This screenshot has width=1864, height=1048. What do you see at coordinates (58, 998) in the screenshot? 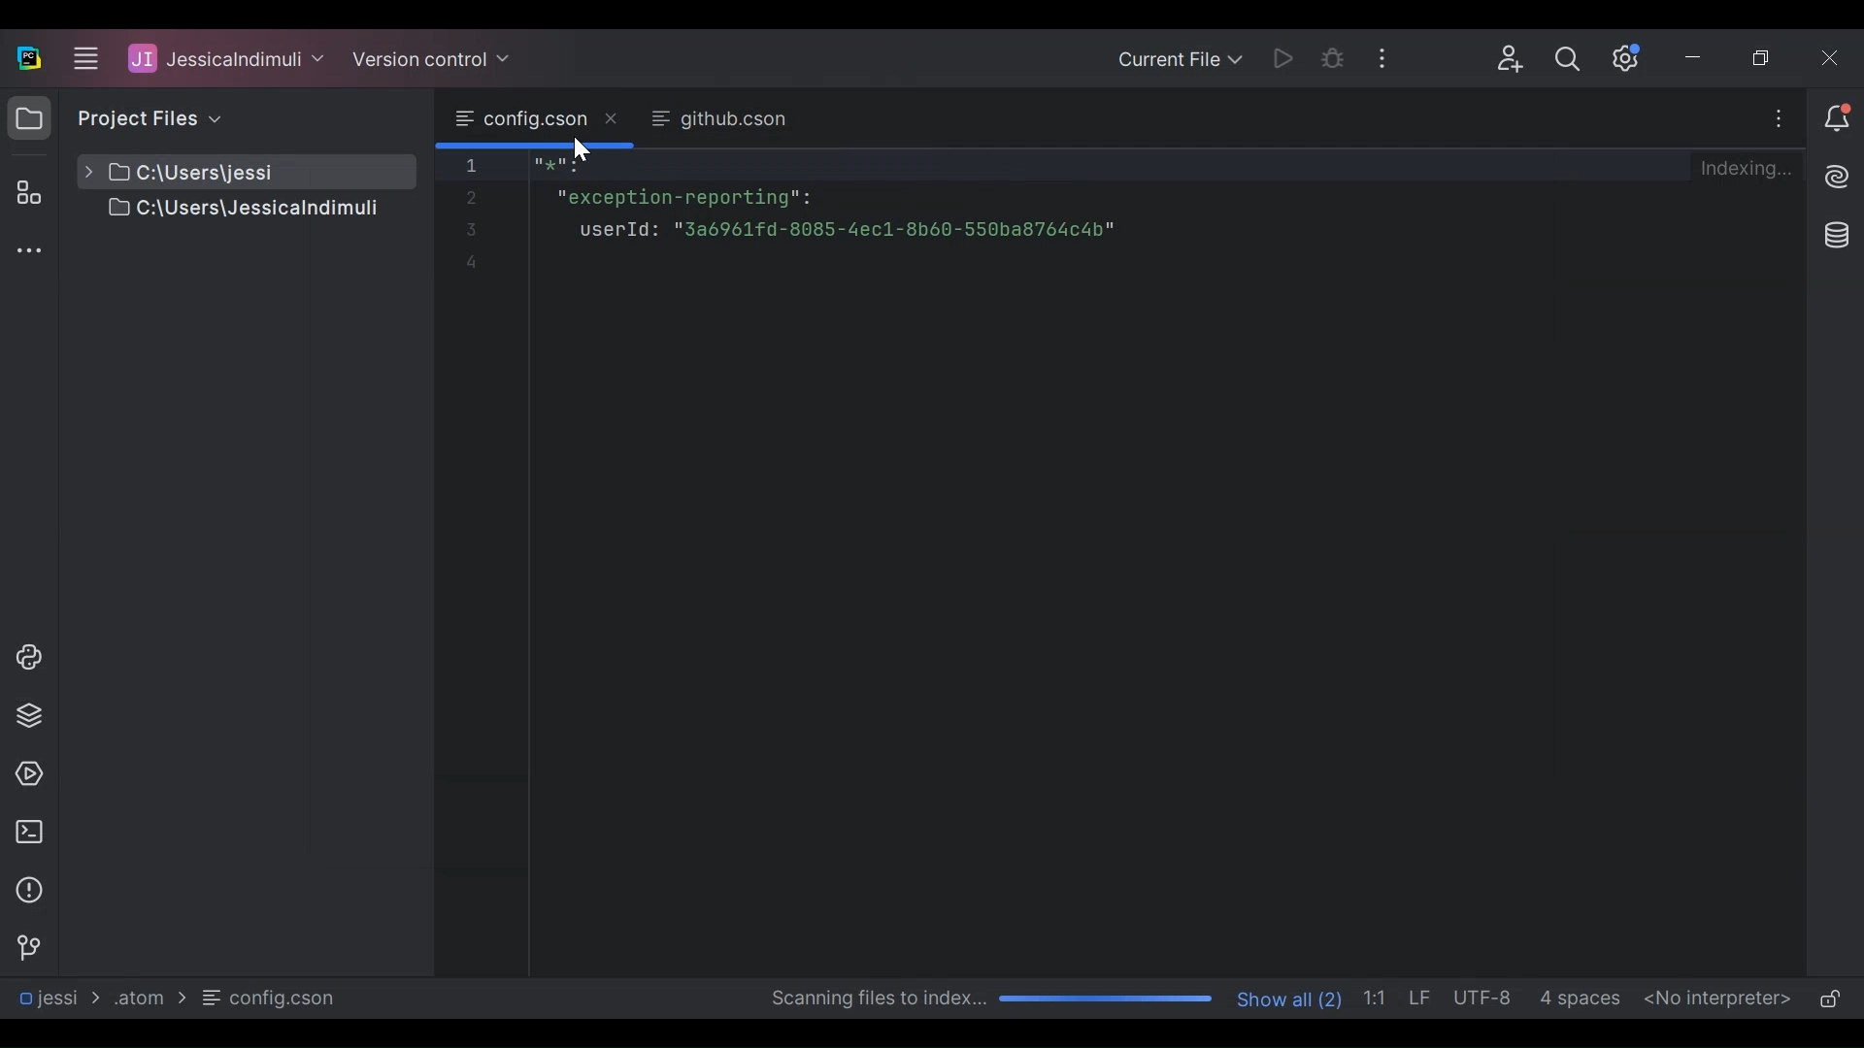
I see `Project File Path` at bounding box center [58, 998].